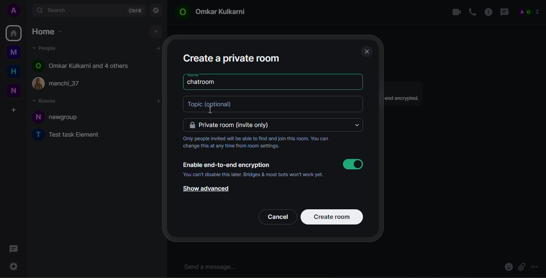 Image resolution: width=546 pixels, height=278 pixels. I want to click on more, so click(536, 266).